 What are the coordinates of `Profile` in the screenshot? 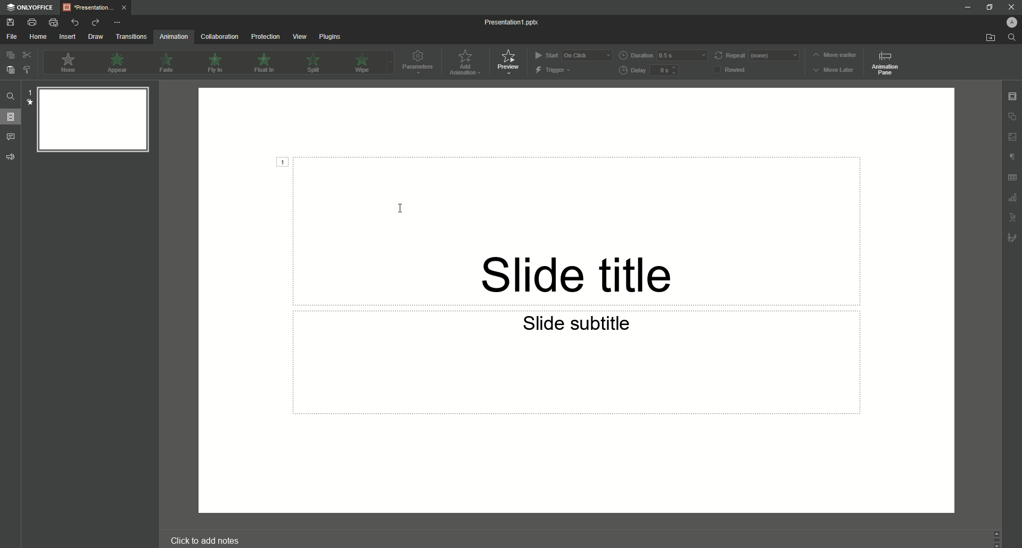 It's located at (1011, 22).